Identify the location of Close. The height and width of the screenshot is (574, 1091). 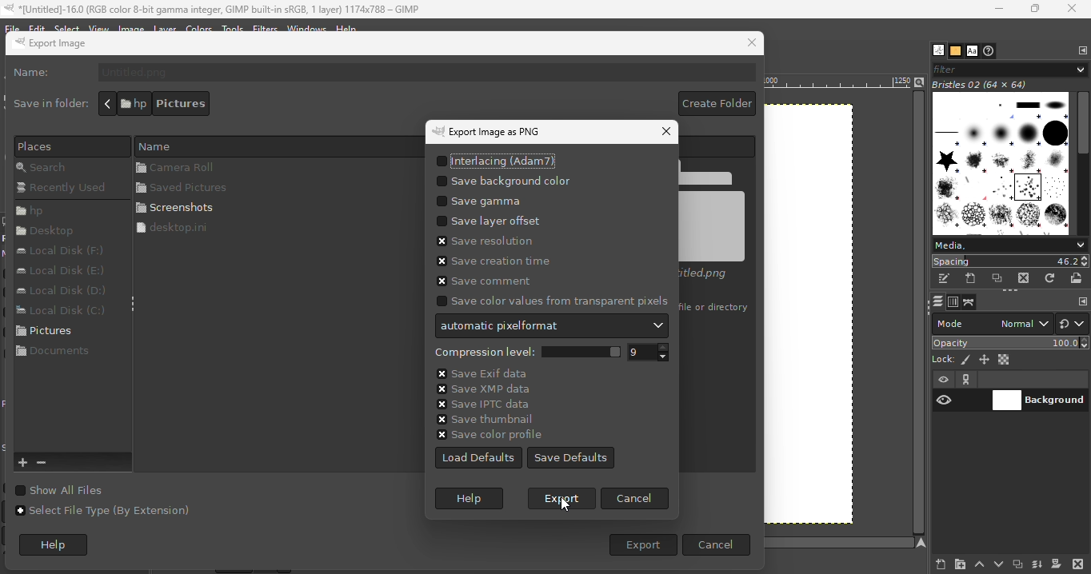
(1073, 9).